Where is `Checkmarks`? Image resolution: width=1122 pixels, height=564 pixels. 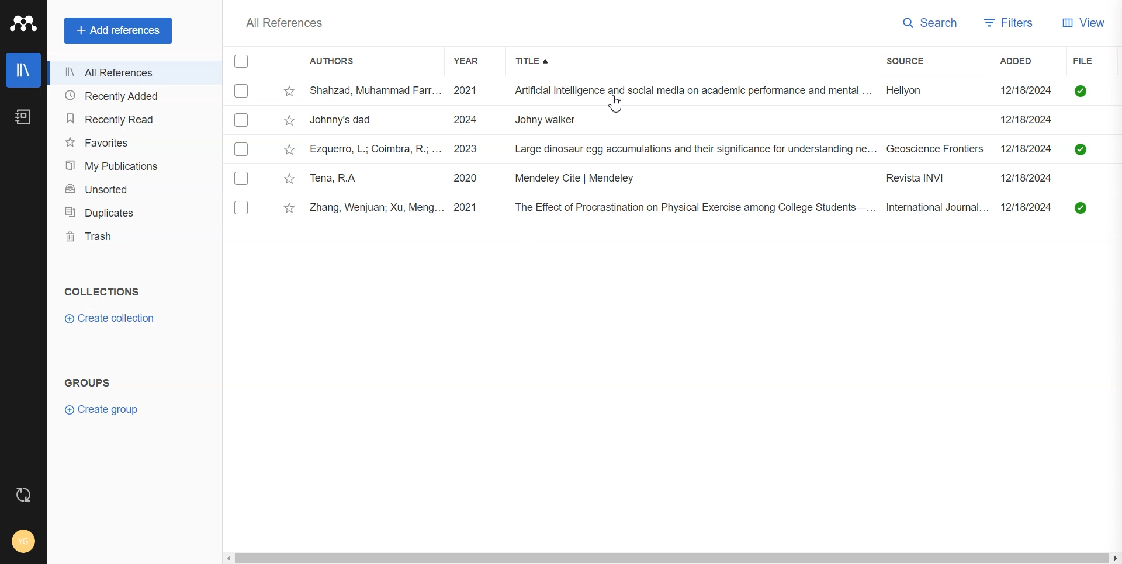
Checkmarks is located at coordinates (242, 207).